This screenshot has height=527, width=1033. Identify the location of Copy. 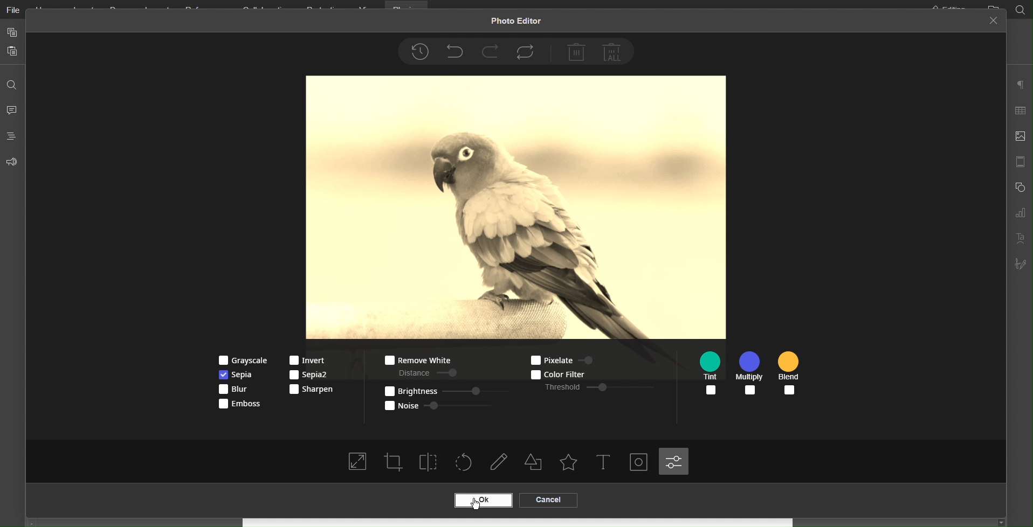
(12, 32).